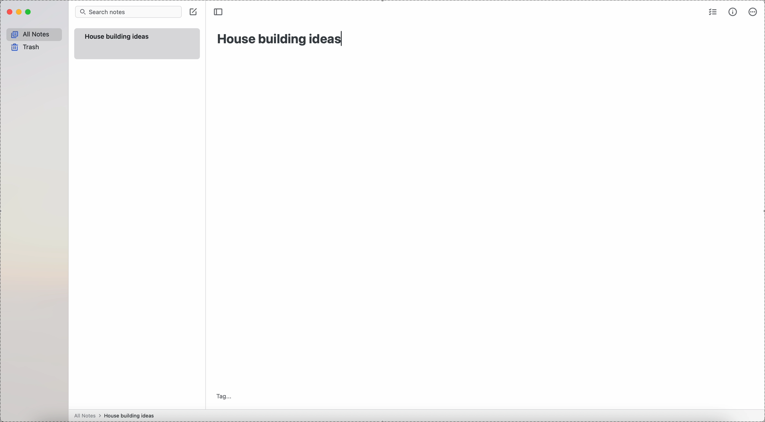 This screenshot has width=765, height=422. What do you see at coordinates (131, 415) in the screenshot?
I see `house building ideas` at bounding box center [131, 415].